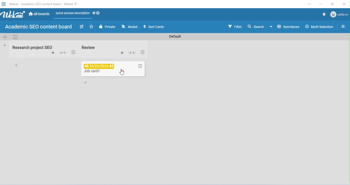 The image size is (350, 185). What do you see at coordinates (143, 52) in the screenshot?
I see `list actions` at bounding box center [143, 52].